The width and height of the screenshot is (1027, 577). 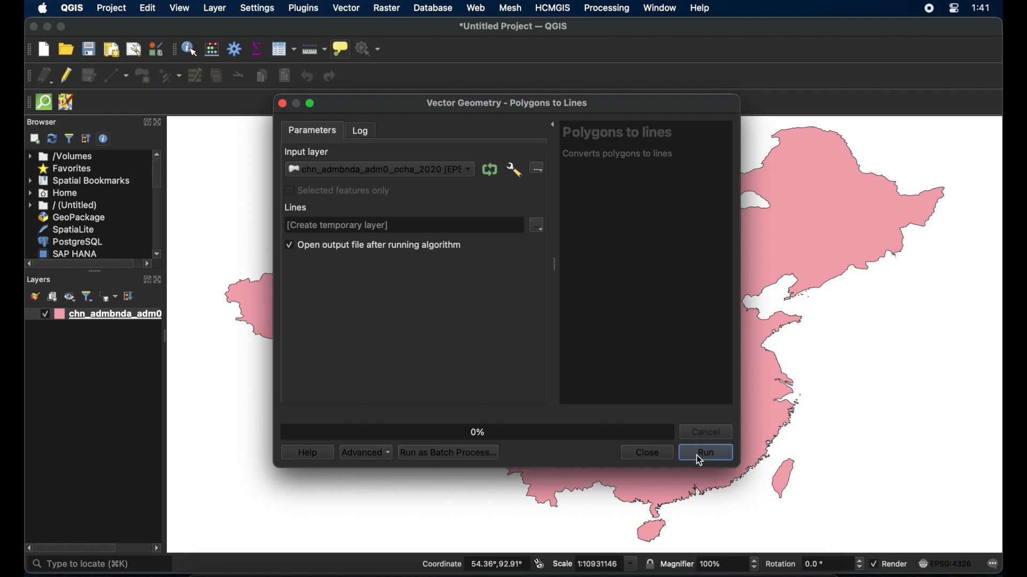 I want to click on minimize, so click(x=48, y=27).